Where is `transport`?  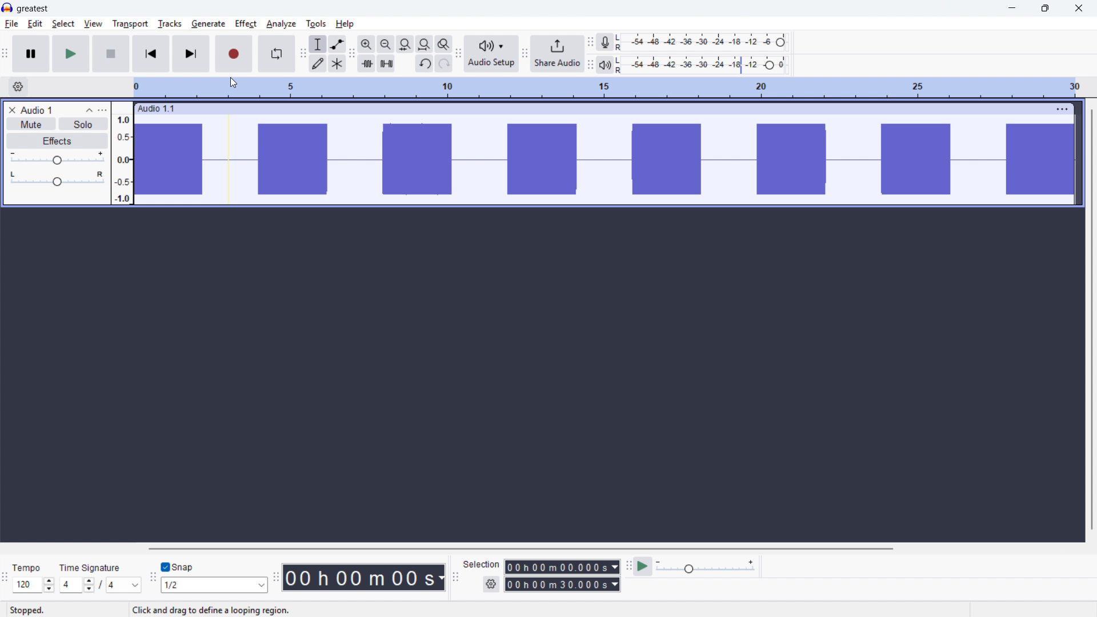 transport is located at coordinates (130, 23).